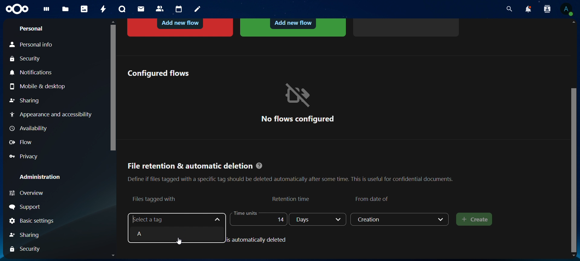  Describe the element at coordinates (22, 142) in the screenshot. I see `flow` at that location.